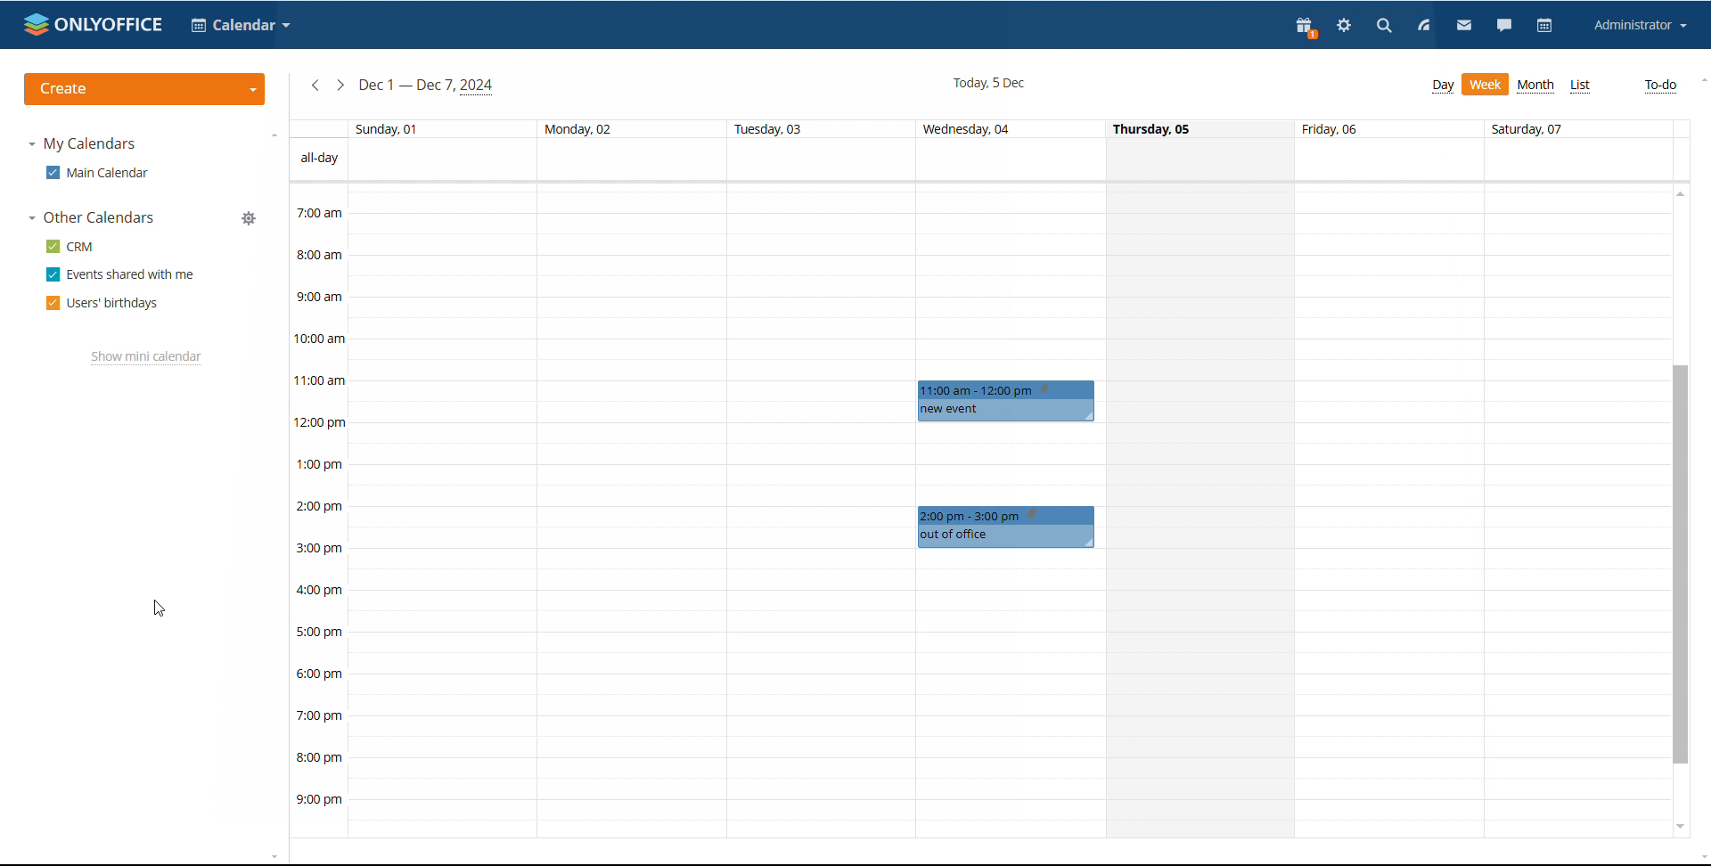 The image size is (1711, 866). What do you see at coordinates (1443, 86) in the screenshot?
I see `day view` at bounding box center [1443, 86].